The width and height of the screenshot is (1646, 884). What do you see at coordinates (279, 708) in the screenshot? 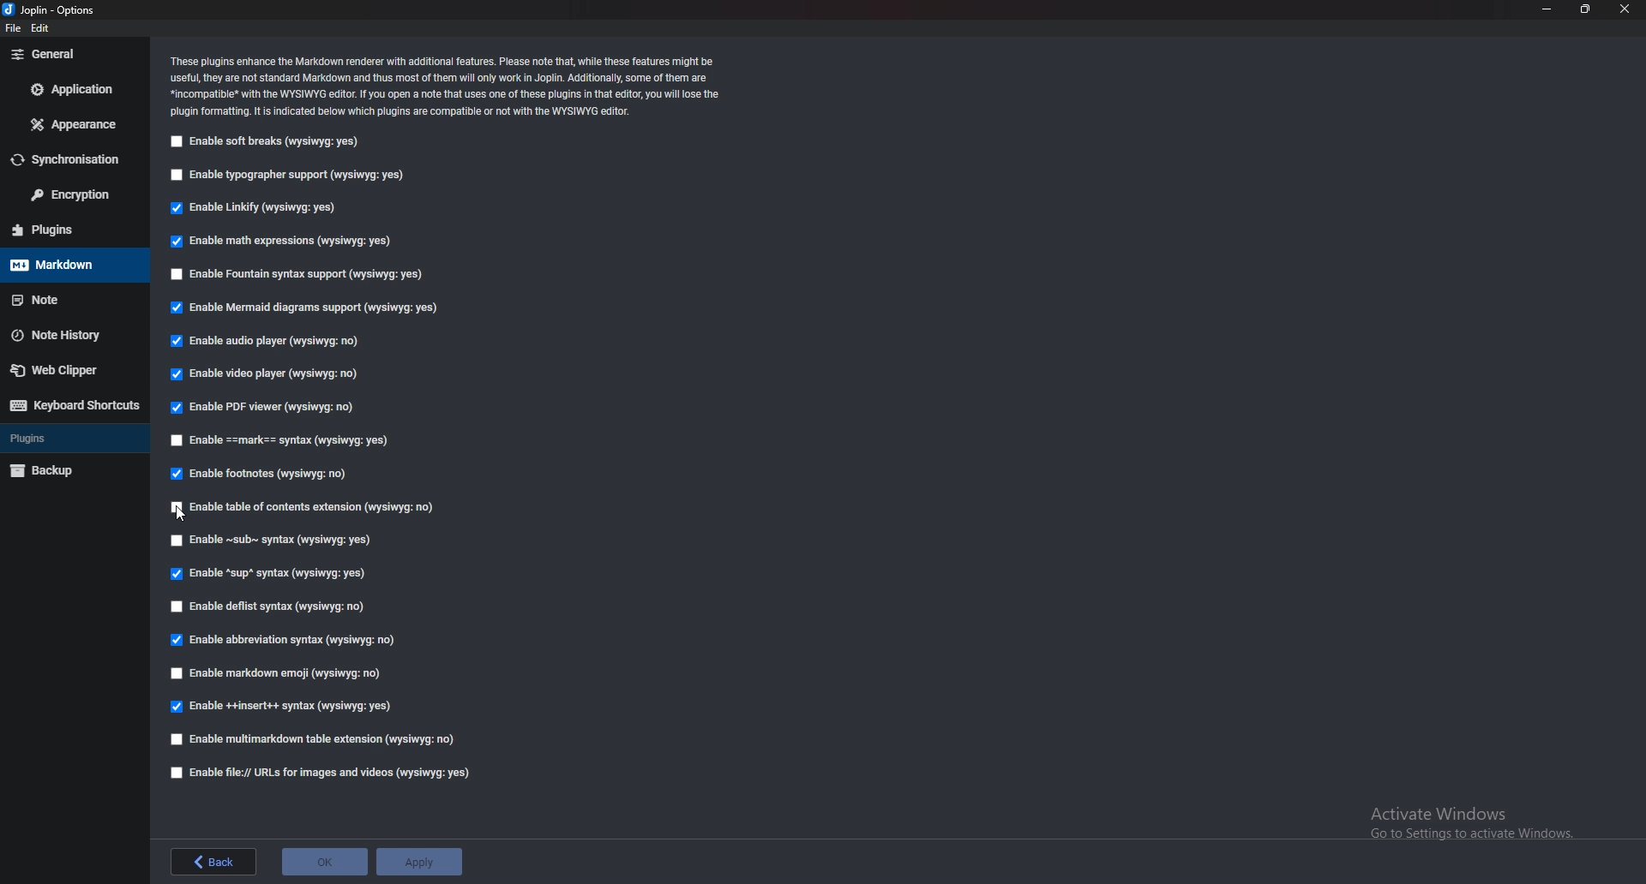
I see `Edible insert syntax` at bounding box center [279, 708].